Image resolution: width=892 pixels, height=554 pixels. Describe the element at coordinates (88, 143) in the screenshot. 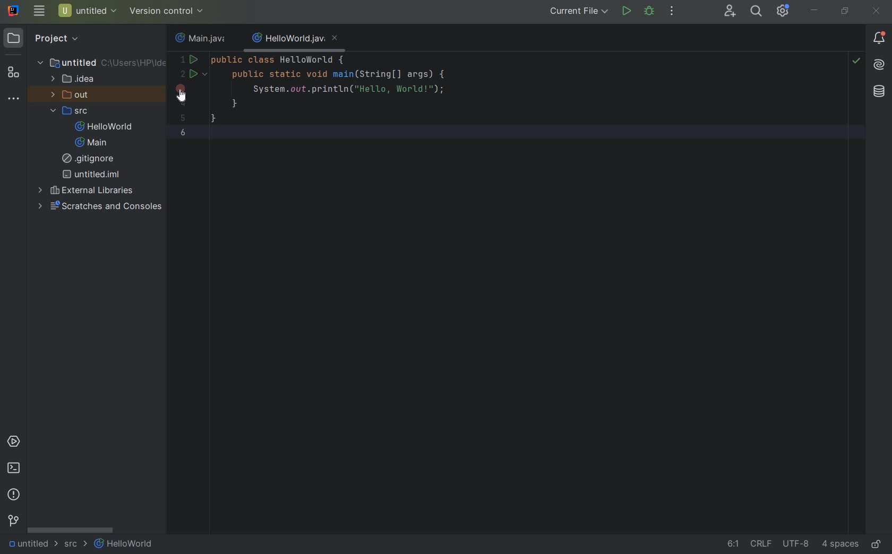

I see `main` at that location.